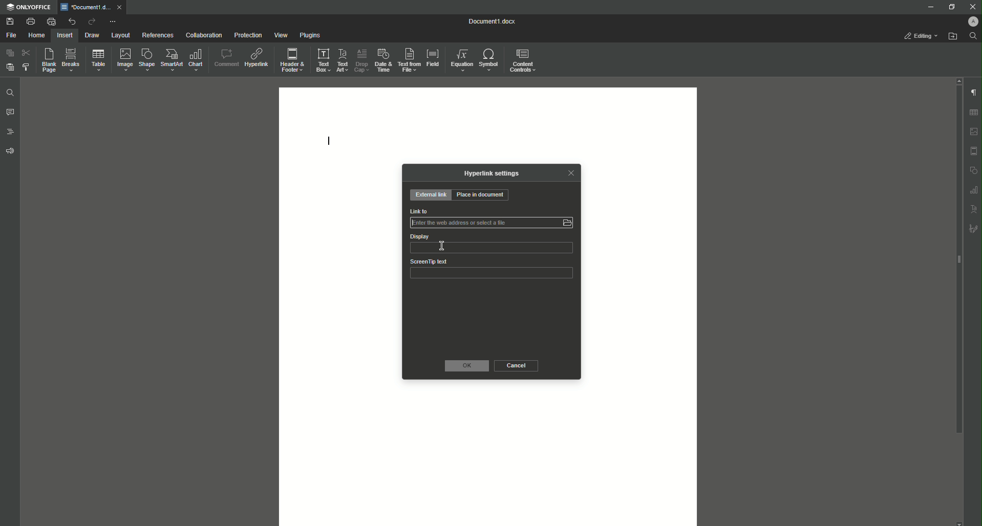 The height and width of the screenshot is (526, 982). What do you see at coordinates (225, 59) in the screenshot?
I see `Comment` at bounding box center [225, 59].